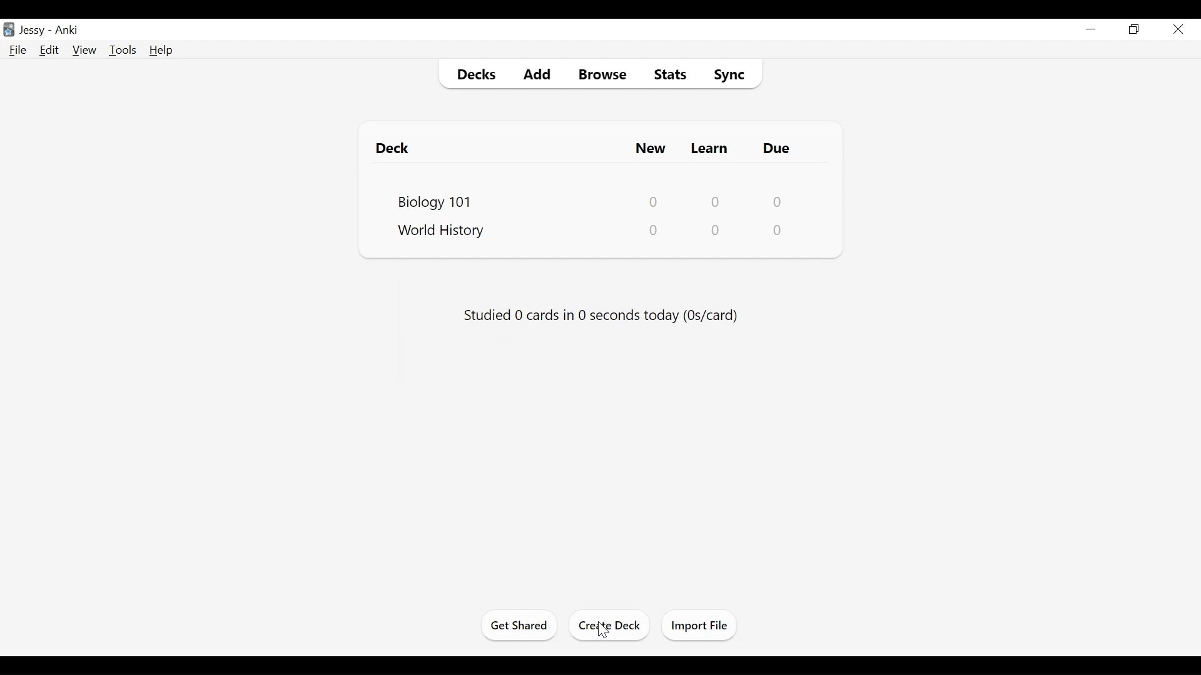  Describe the element at coordinates (652, 147) in the screenshot. I see `New Cards` at that location.